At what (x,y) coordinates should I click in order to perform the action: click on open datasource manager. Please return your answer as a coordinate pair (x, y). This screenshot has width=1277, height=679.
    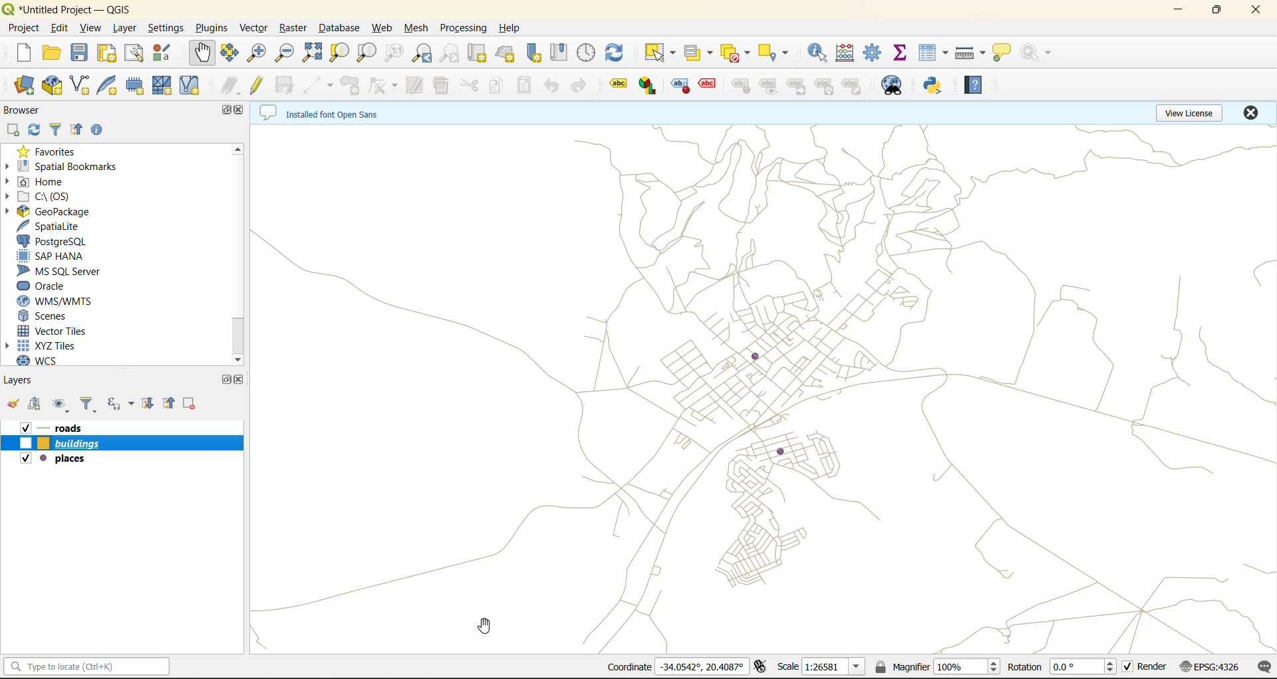
    Looking at the image, I should click on (19, 83).